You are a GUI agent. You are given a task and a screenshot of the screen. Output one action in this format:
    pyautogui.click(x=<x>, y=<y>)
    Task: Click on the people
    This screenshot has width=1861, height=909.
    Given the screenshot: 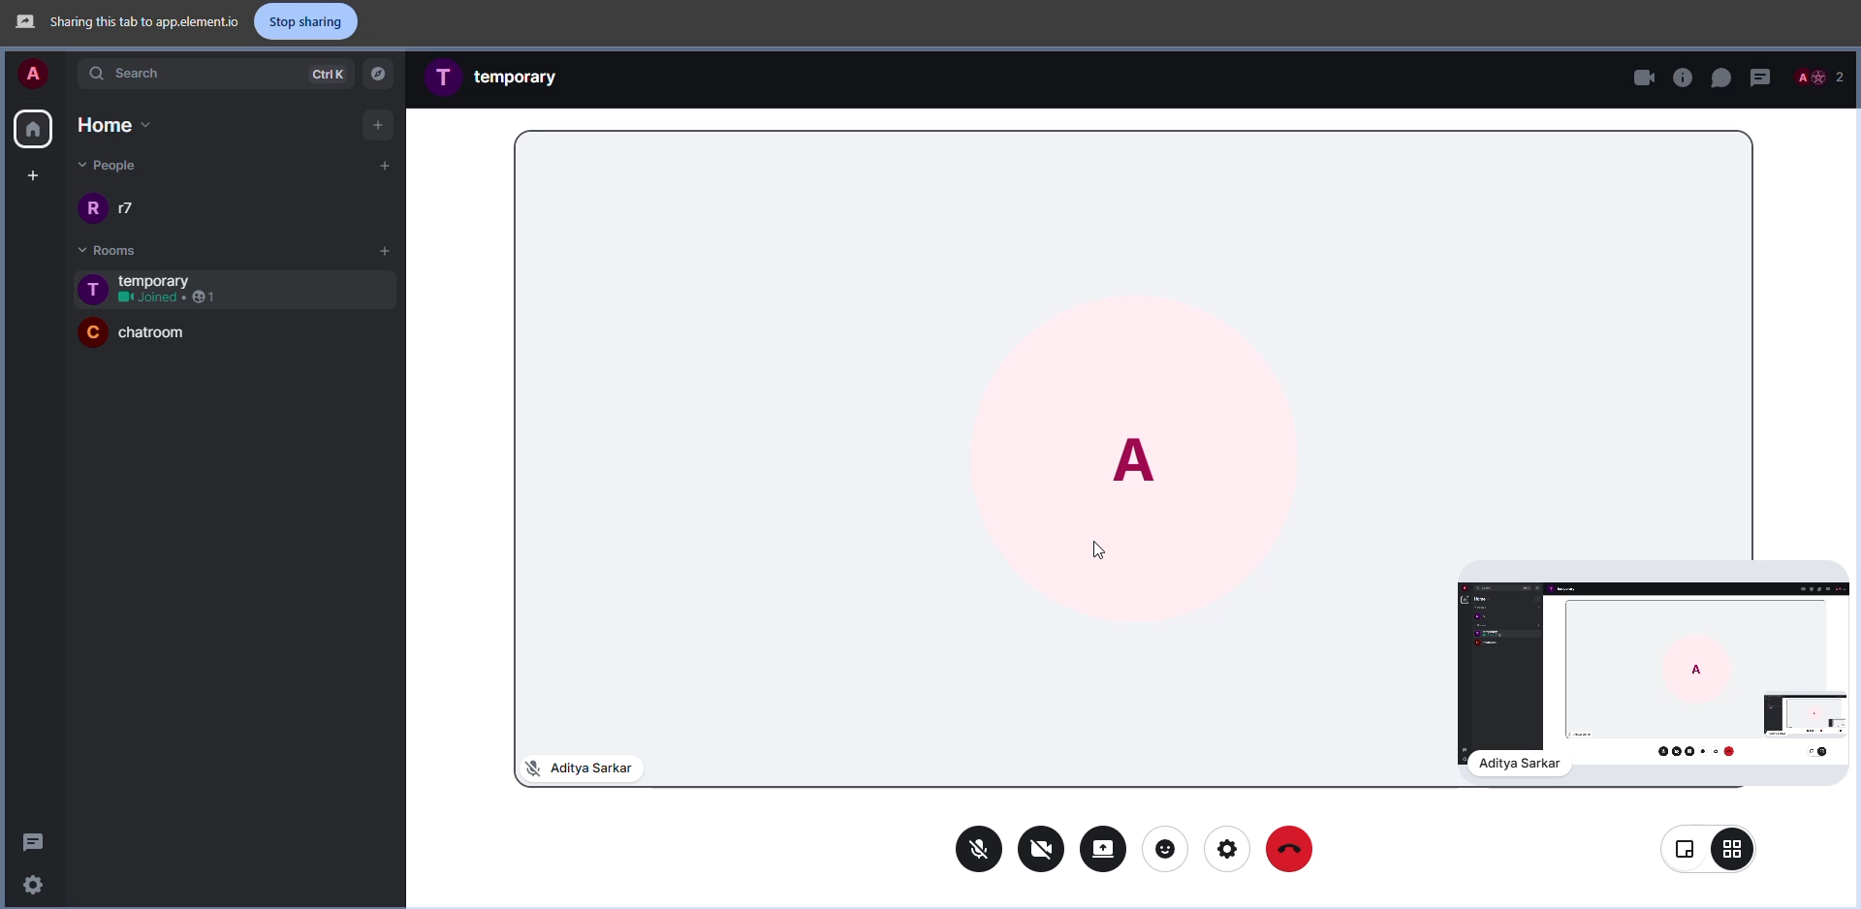 What is the action you would take?
    pyautogui.click(x=127, y=204)
    